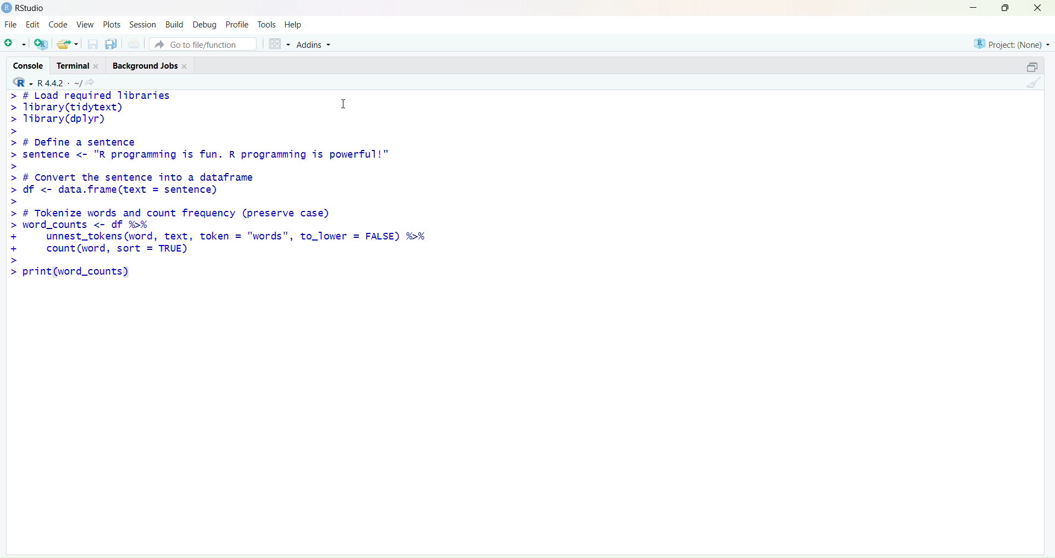  I want to click on save current document, so click(92, 44).